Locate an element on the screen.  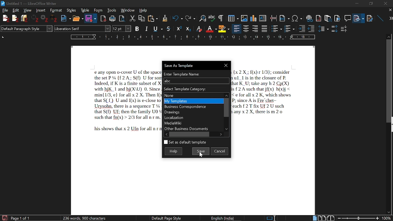
Insert comment is located at coordinates (347, 17).